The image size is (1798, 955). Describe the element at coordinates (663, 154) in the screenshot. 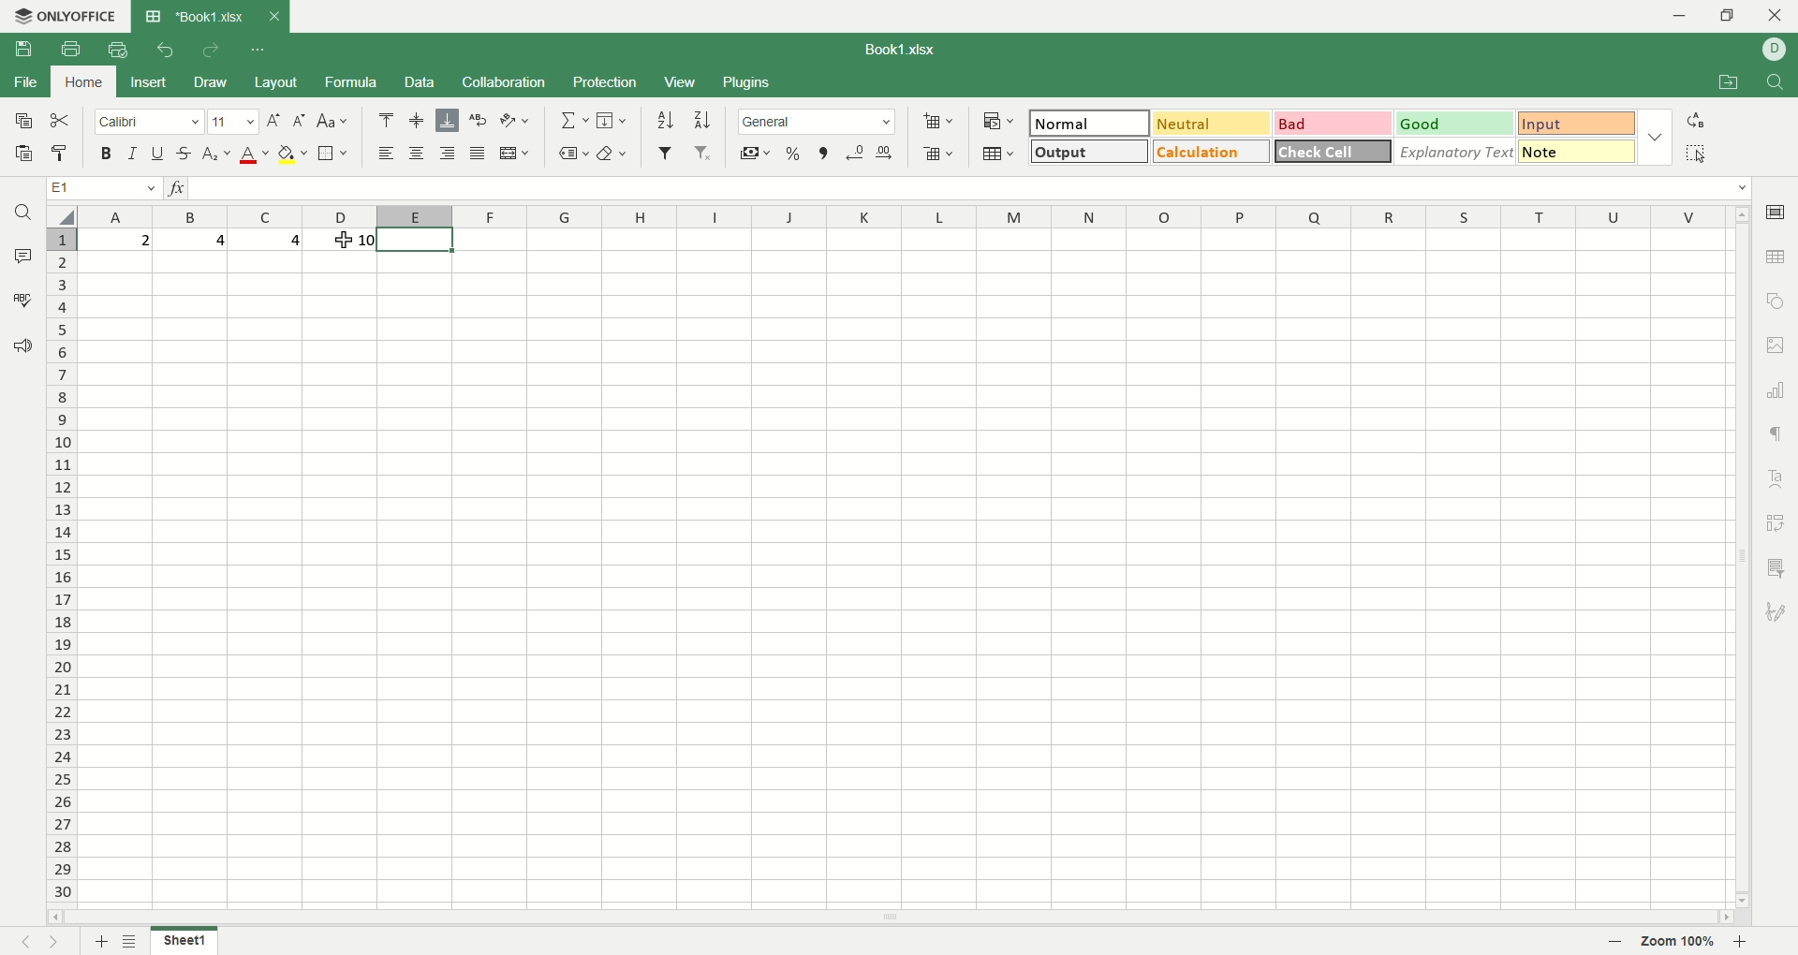

I see `filter` at that location.